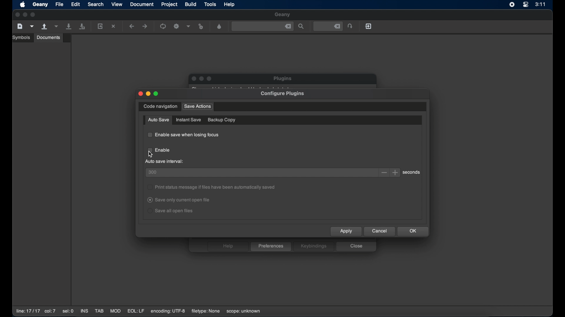 The width and height of the screenshot is (565, 317). What do you see at coordinates (145, 26) in the screenshot?
I see `navigate forward a location` at bounding box center [145, 26].